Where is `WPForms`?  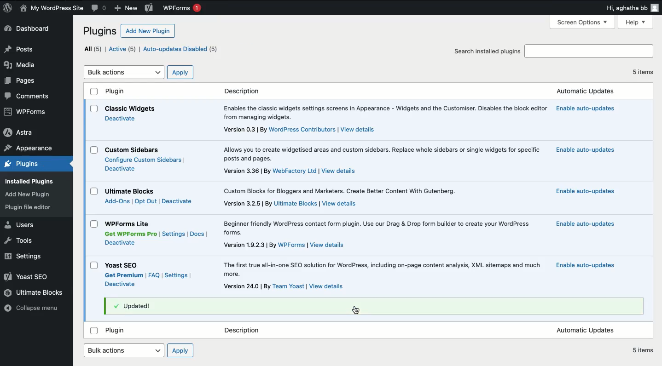
WPForms is located at coordinates (180, 8).